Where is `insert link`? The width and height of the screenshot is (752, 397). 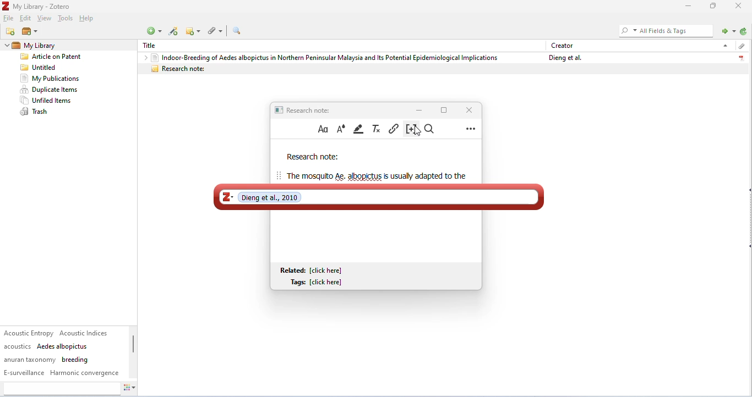 insert link is located at coordinates (394, 128).